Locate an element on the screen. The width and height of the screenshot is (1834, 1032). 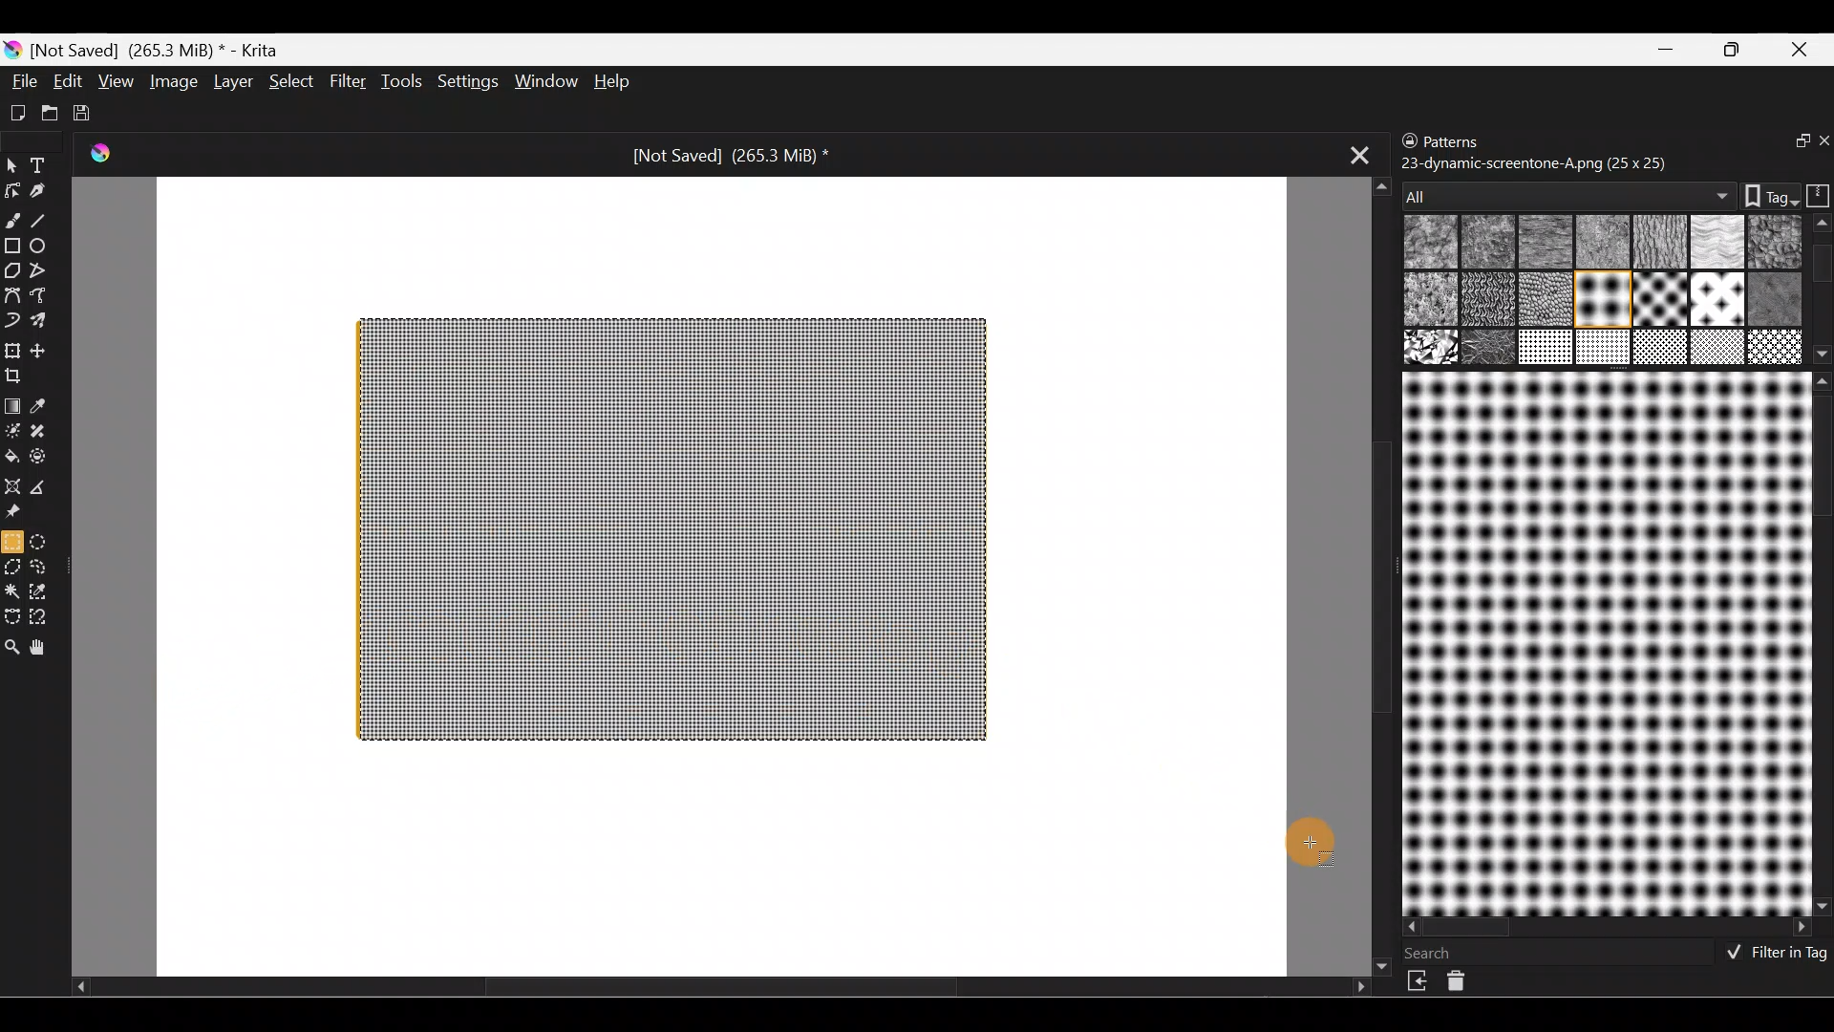
Tools is located at coordinates (400, 83).